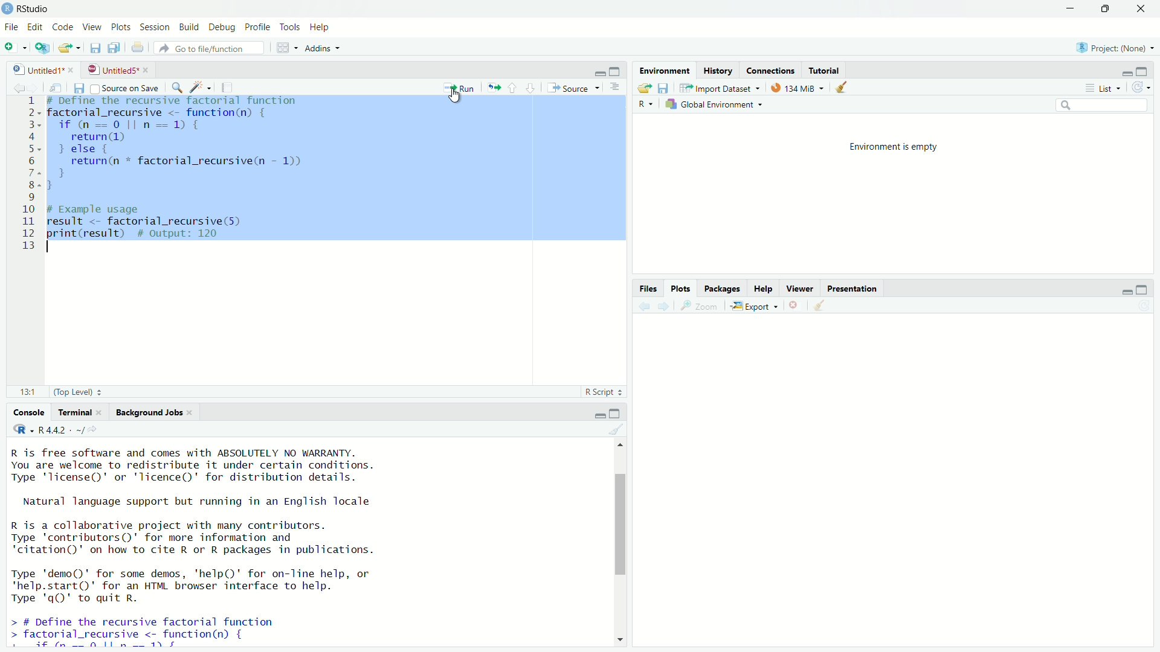 The height and width of the screenshot is (652, 1160). Describe the element at coordinates (1125, 291) in the screenshot. I see `Minimize` at that location.